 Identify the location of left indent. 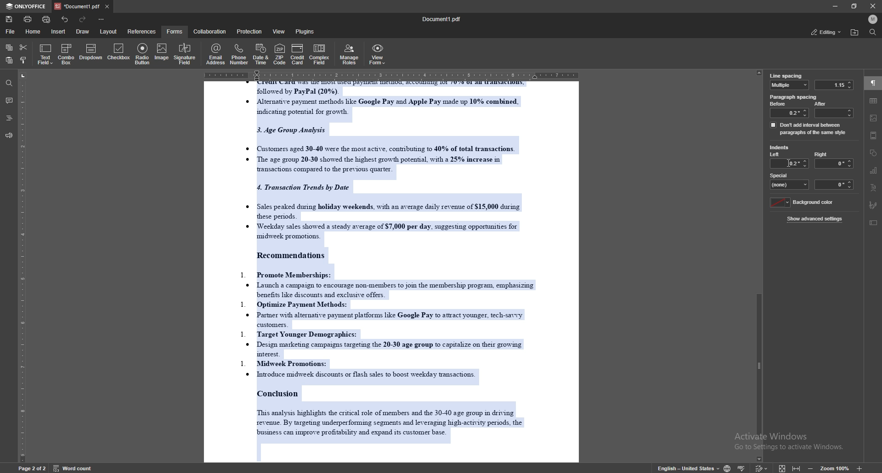
(775, 155).